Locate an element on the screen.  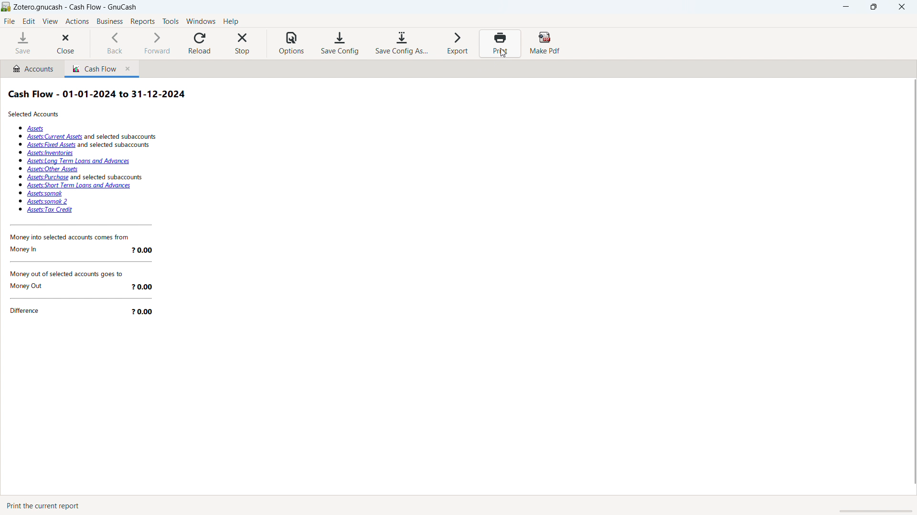
assets is located at coordinates (35, 129).